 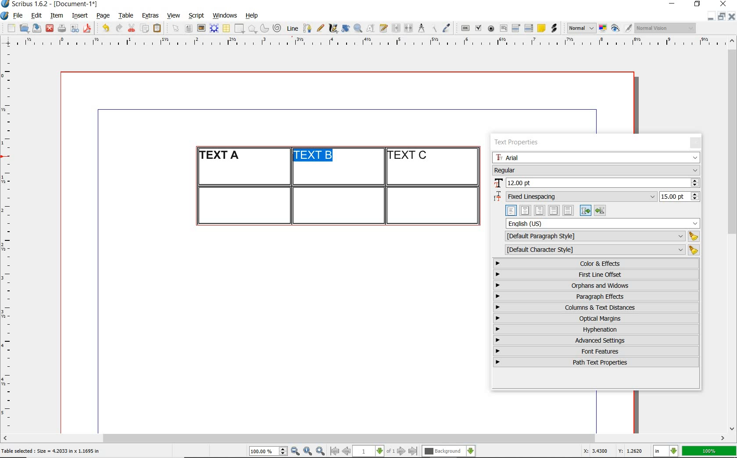 What do you see at coordinates (541, 29) in the screenshot?
I see `text annotation` at bounding box center [541, 29].